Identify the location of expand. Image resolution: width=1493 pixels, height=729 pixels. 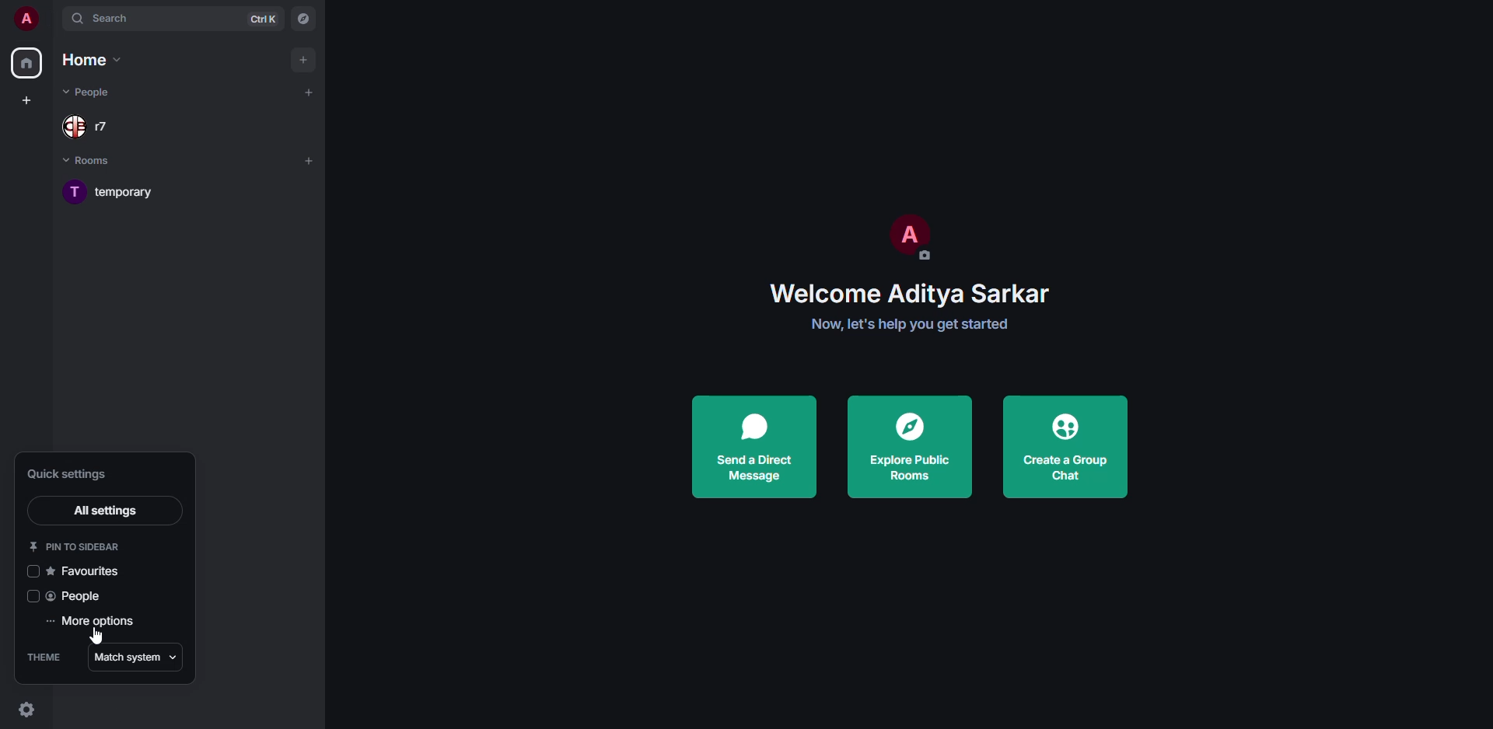
(53, 19).